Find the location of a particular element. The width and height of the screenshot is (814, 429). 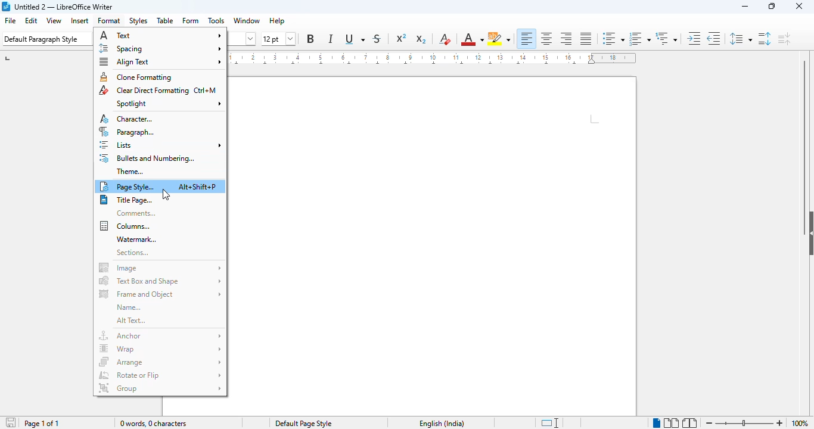

decrease paragraph spacing is located at coordinates (784, 38).